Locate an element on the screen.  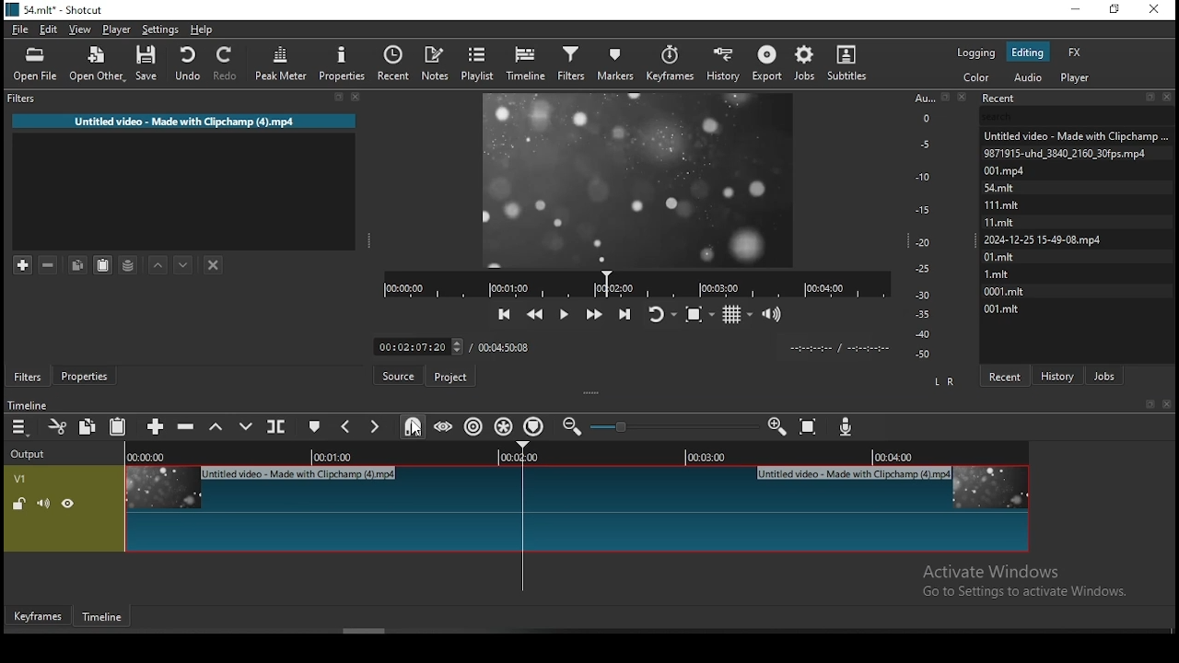
(un)mute is located at coordinates (45, 501).